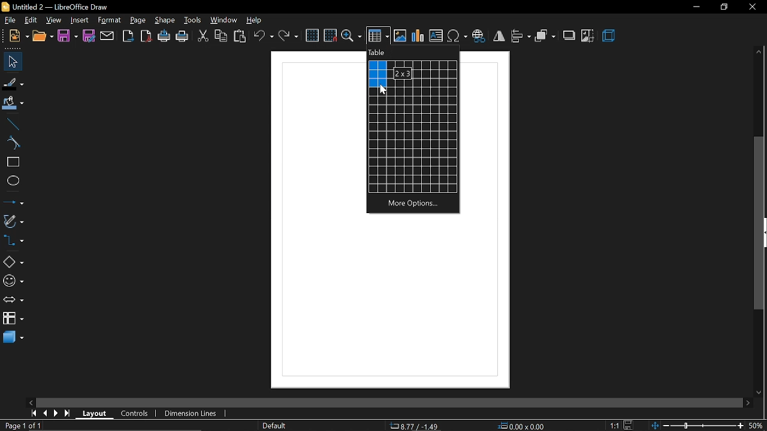  I want to click on arrows, so click(13, 301).